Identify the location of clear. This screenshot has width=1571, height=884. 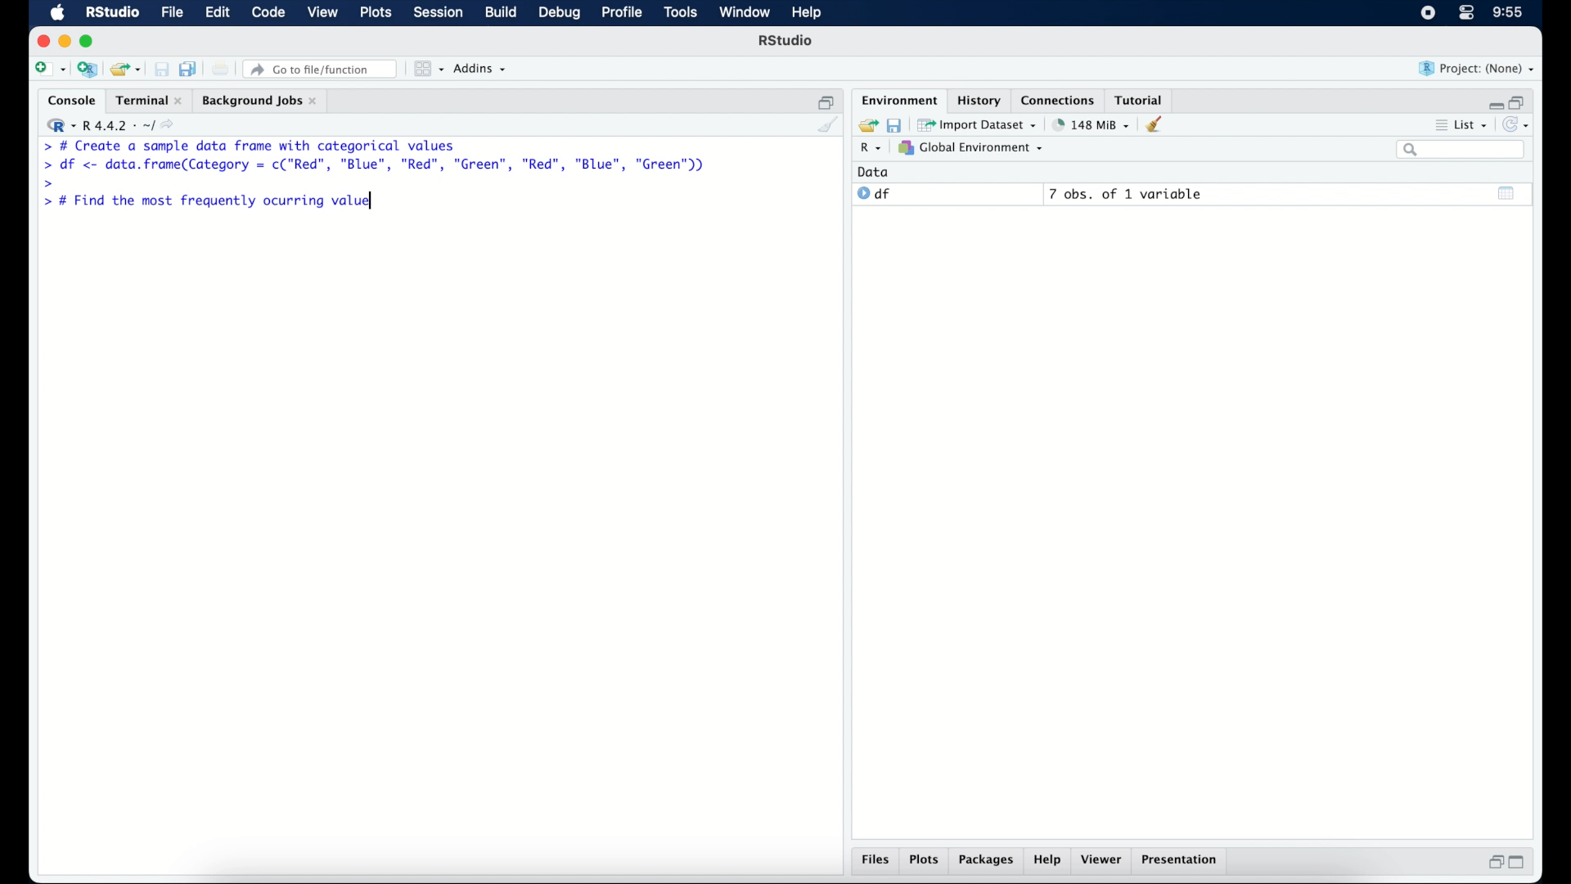
(1159, 125).